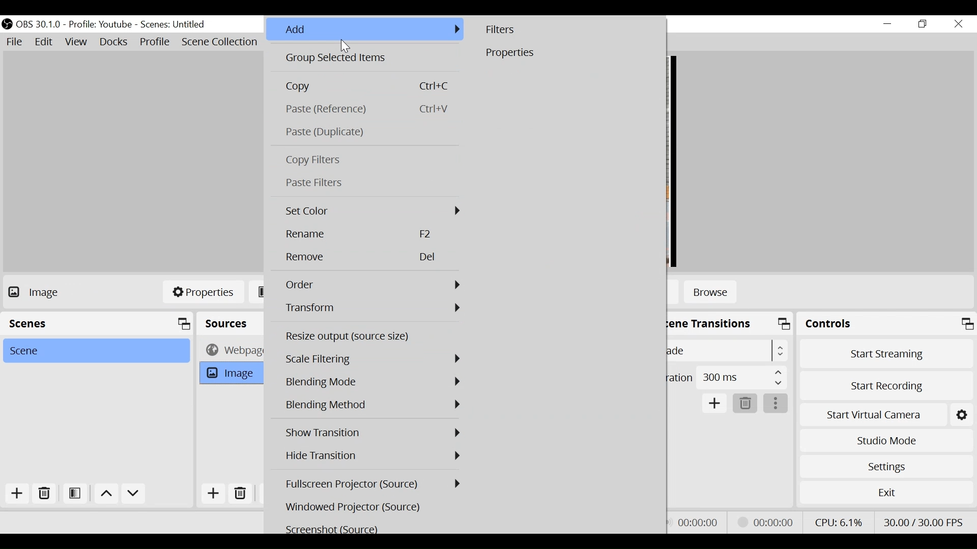 The image size is (977, 549). I want to click on Cursor, so click(347, 47).